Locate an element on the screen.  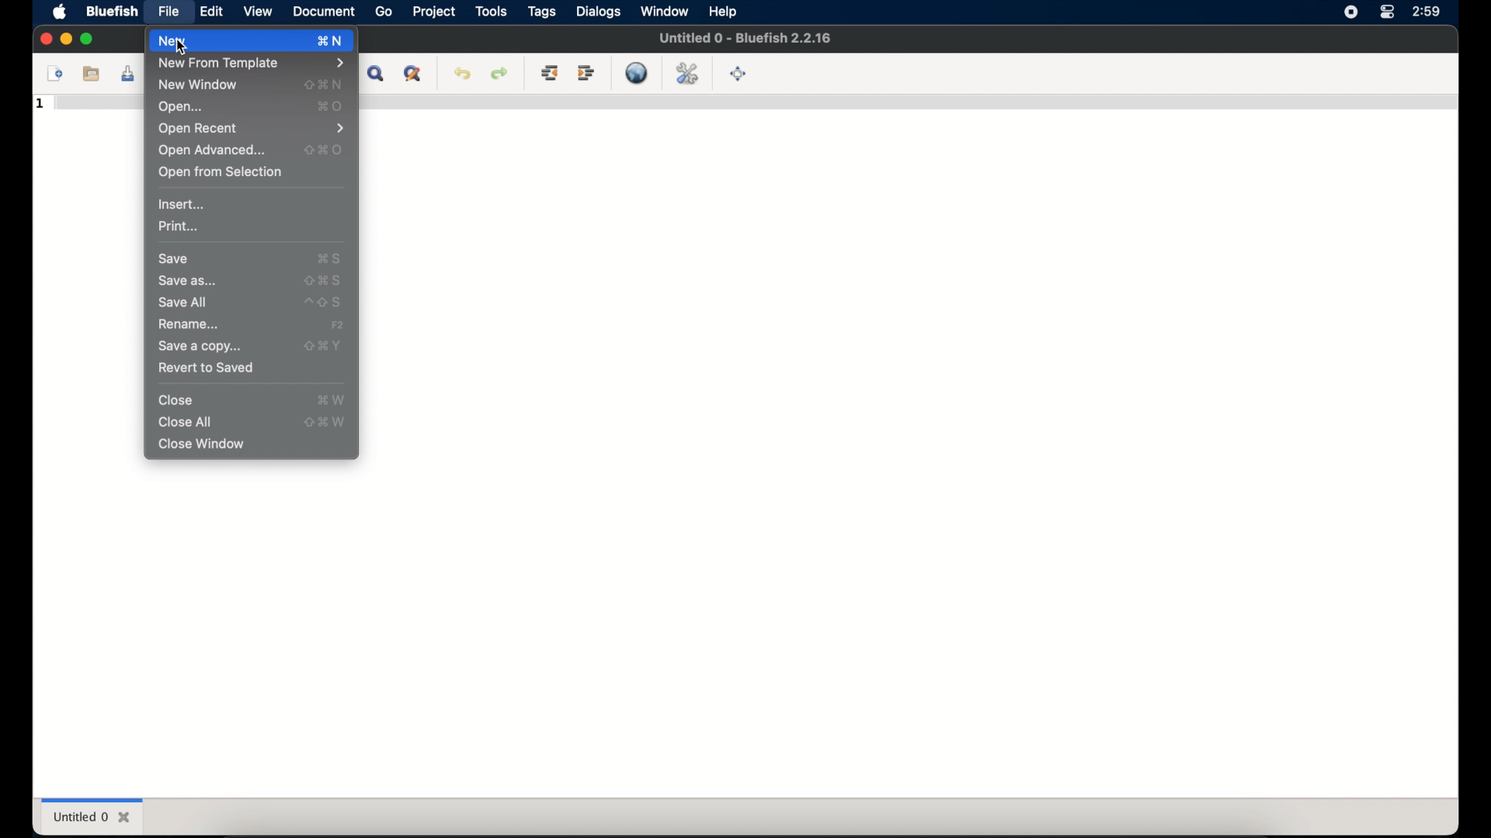
save shortcut is located at coordinates (330, 258).